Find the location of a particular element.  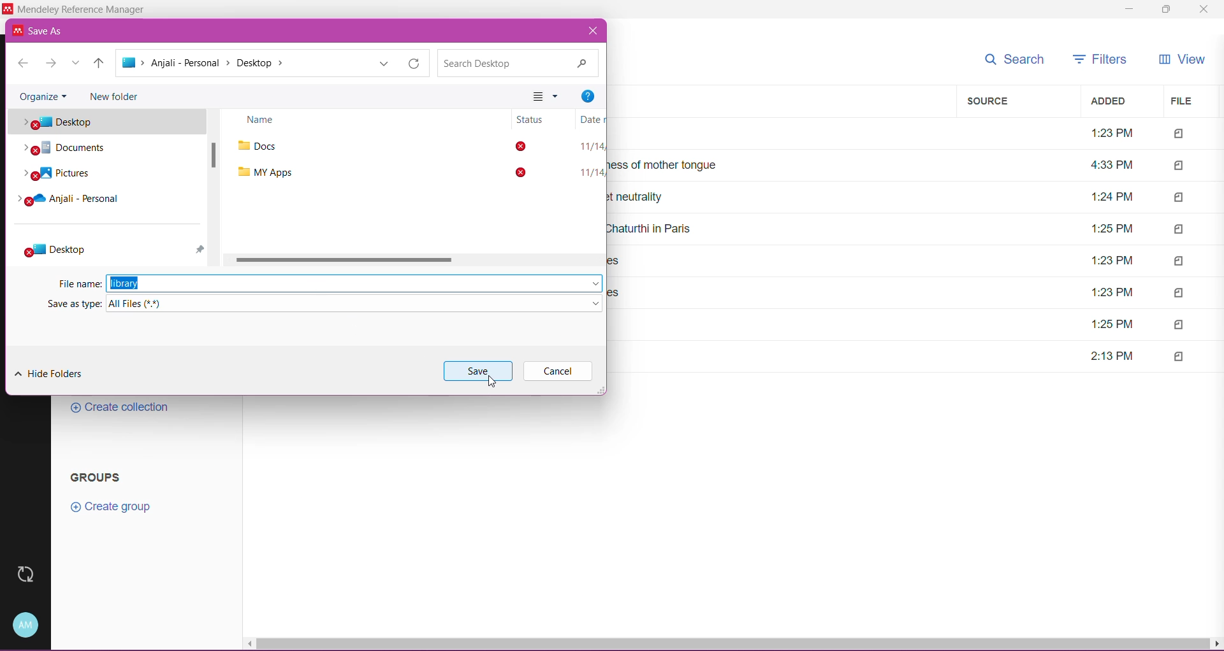

Restore Down is located at coordinates (1165, 10).